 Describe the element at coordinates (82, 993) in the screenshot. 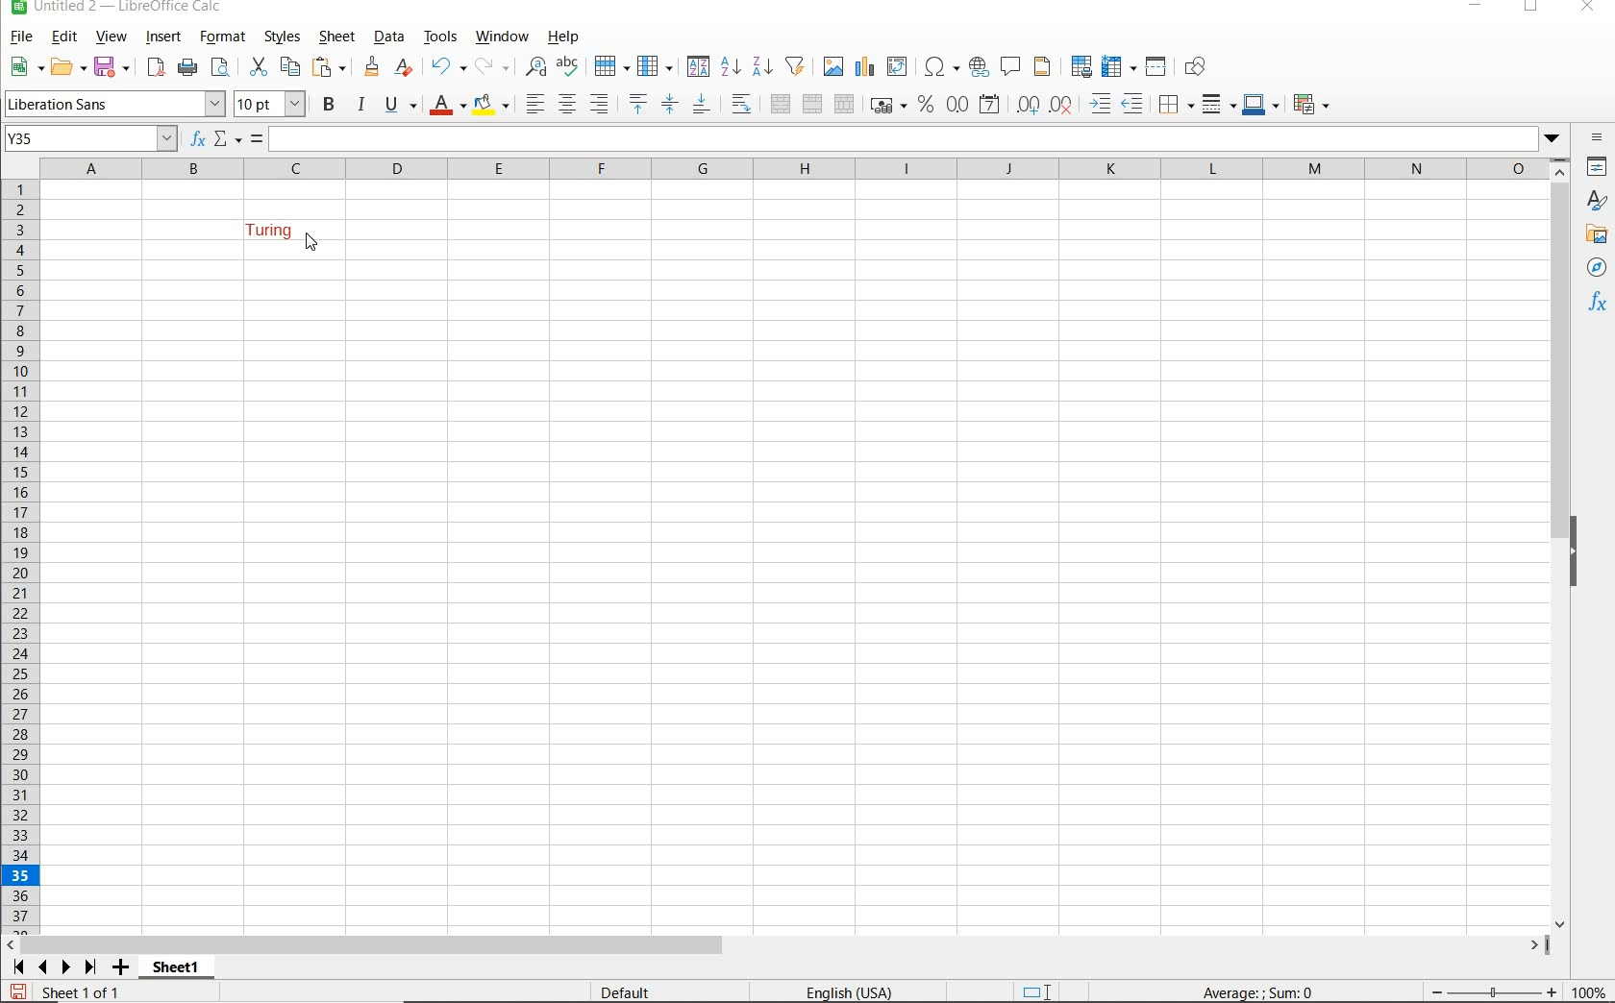

I see `SHEET 1 OF 1` at that location.